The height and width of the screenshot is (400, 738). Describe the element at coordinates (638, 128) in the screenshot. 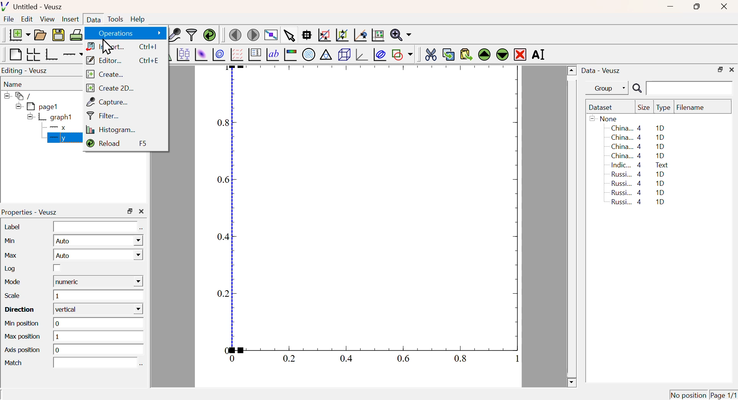

I see `China... 4 1D` at that location.